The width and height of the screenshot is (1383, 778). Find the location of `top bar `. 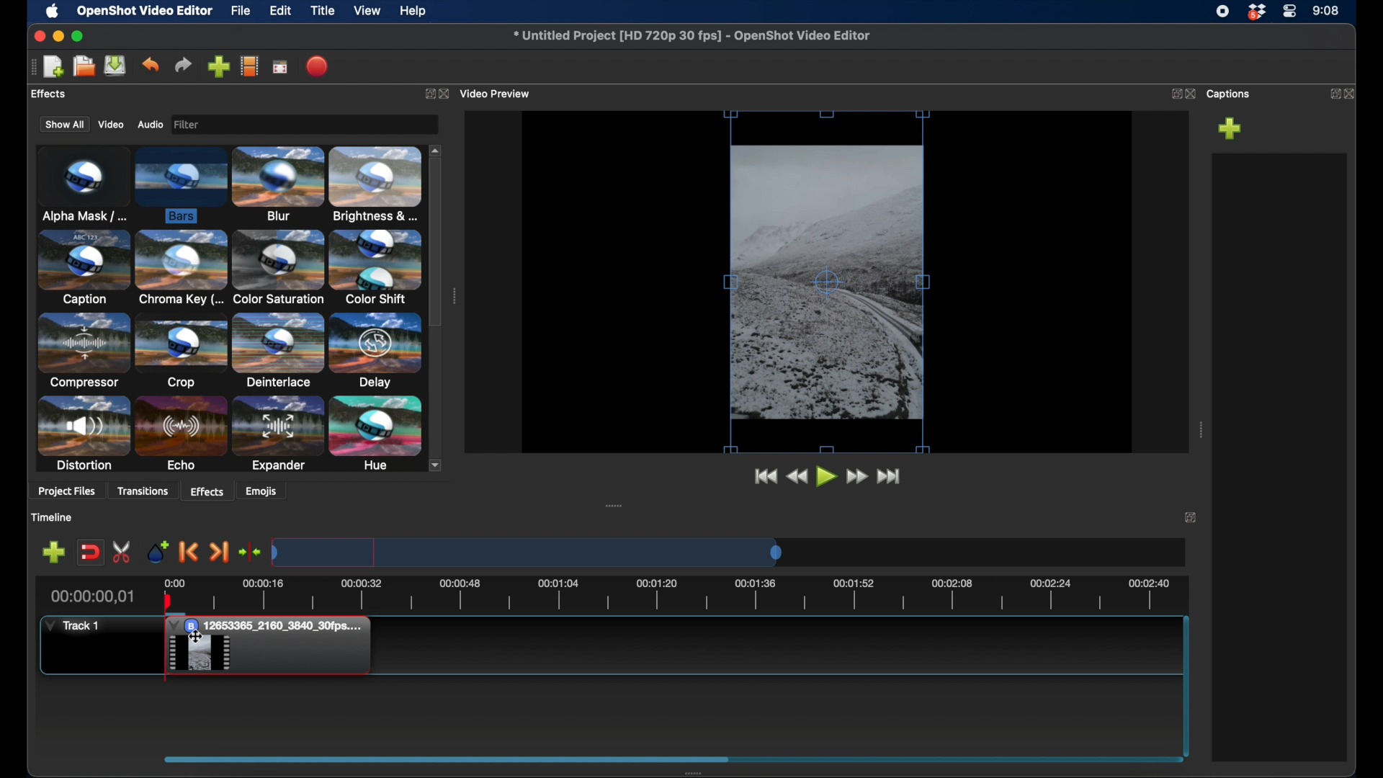

top bar  is located at coordinates (825, 128).